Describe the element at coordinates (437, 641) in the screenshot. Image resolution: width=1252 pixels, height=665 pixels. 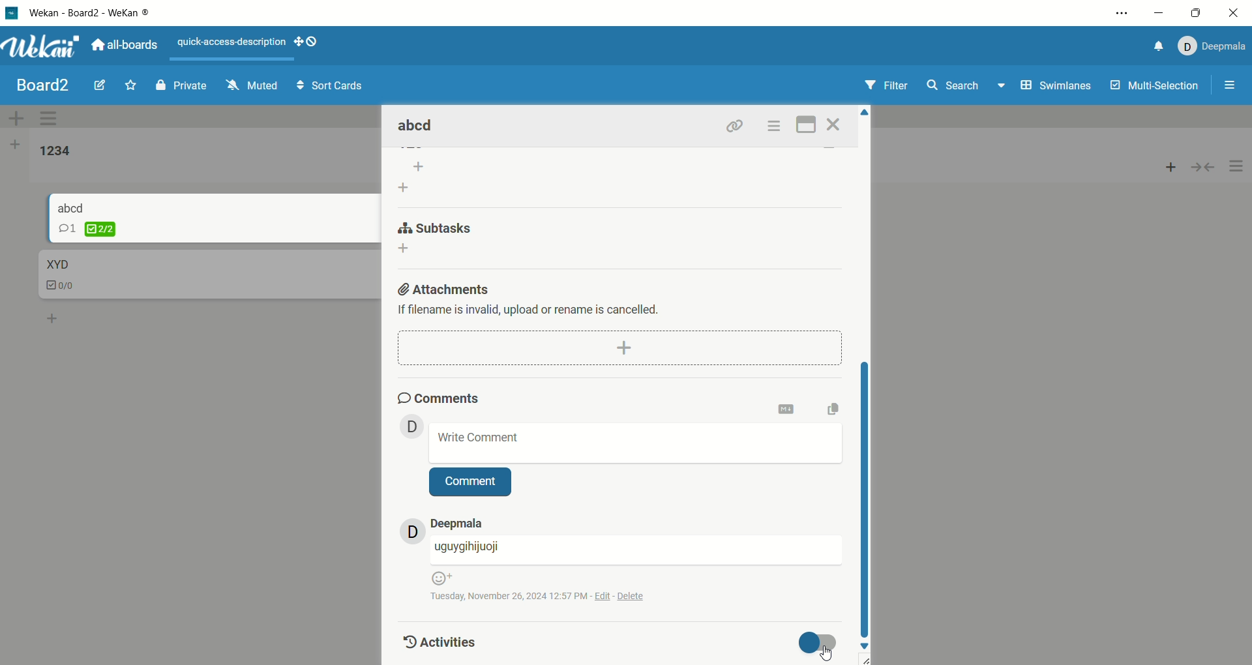
I see `activities` at that location.